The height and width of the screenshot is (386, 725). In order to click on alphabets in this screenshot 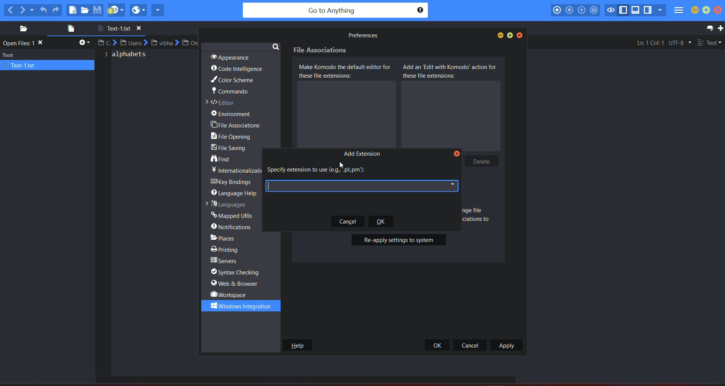, I will do `click(128, 57)`.